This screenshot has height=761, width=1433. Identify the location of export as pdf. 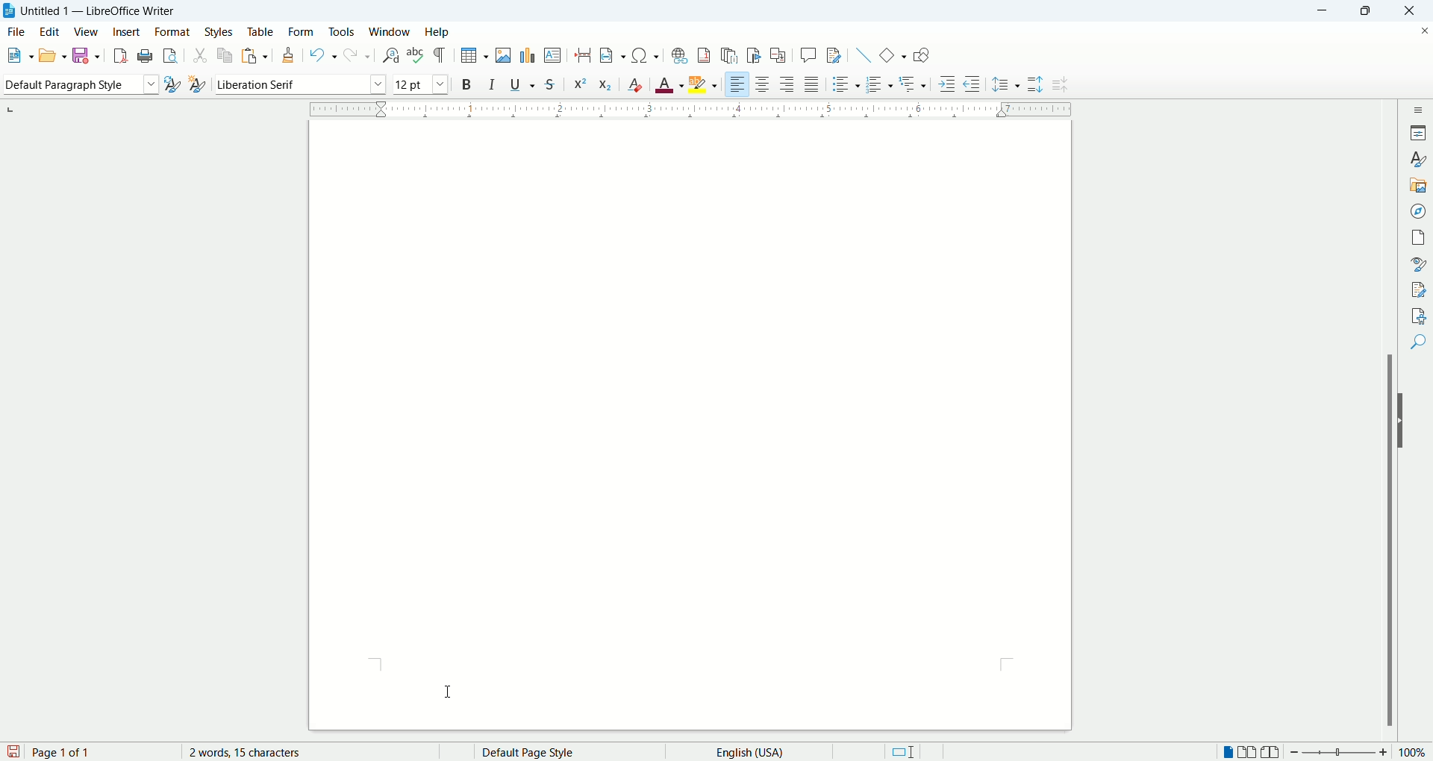
(118, 55).